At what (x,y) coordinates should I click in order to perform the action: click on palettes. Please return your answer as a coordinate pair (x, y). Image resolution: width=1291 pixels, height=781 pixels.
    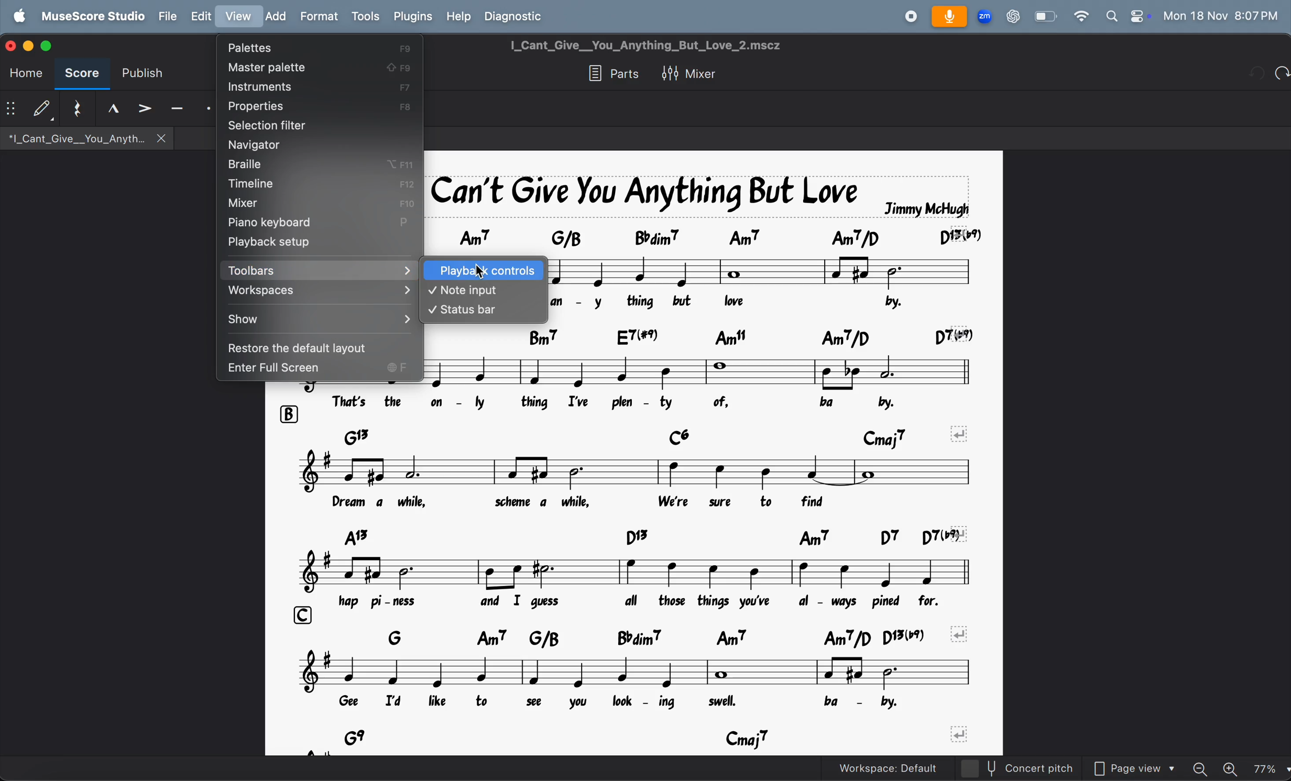
    Looking at the image, I should click on (319, 50).